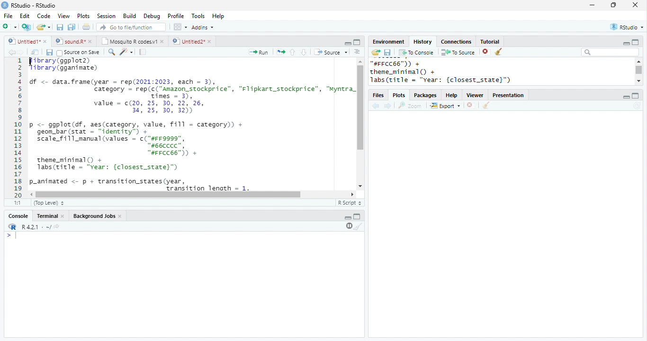 Image resolution: width=647 pixels, height=341 pixels. What do you see at coordinates (176, 16) in the screenshot?
I see `Profile` at bounding box center [176, 16].